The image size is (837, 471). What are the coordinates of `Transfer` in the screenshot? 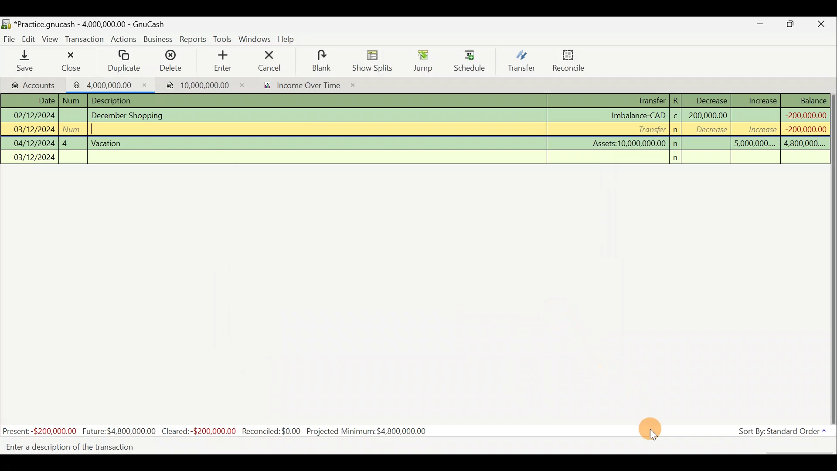 It's located at (643, 101).